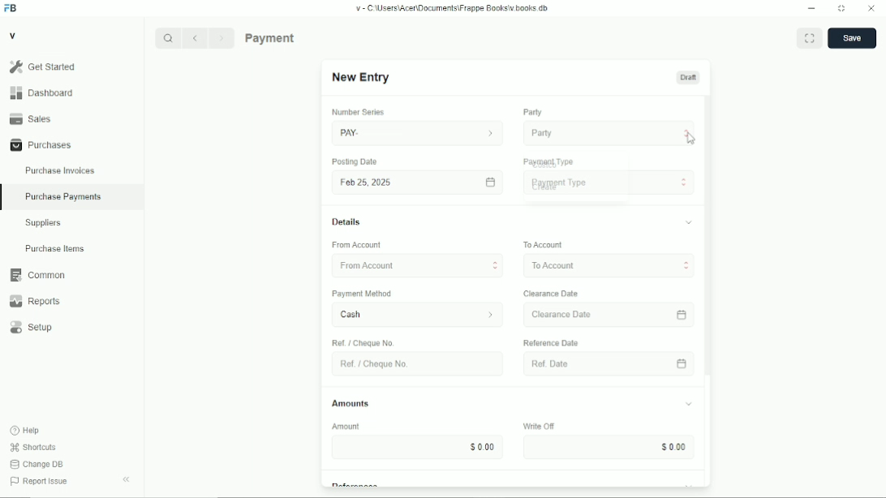 Image resolution: width=886 pixels, height=498 pixels. What do you see at coordinates (346, 222) in the screenshot?
I see `Details` at bounding box center [346, 222].